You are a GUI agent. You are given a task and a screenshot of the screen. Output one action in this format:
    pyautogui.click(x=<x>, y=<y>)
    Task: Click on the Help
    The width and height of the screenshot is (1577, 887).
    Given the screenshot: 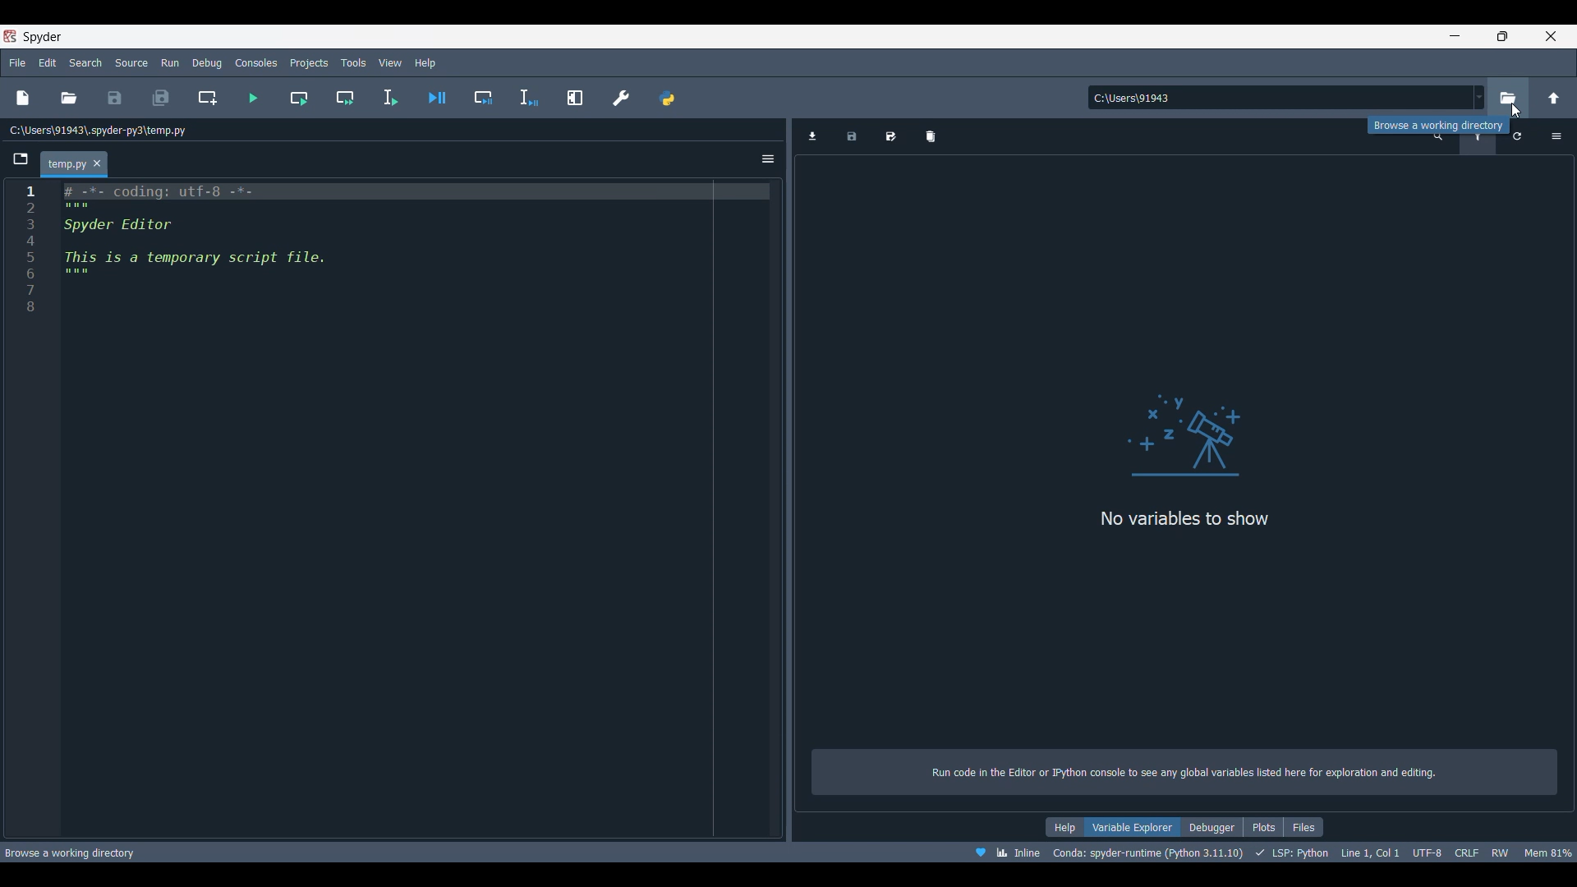 What is the action you would take?
    pyautogui.click(x=1064, y=827)
    